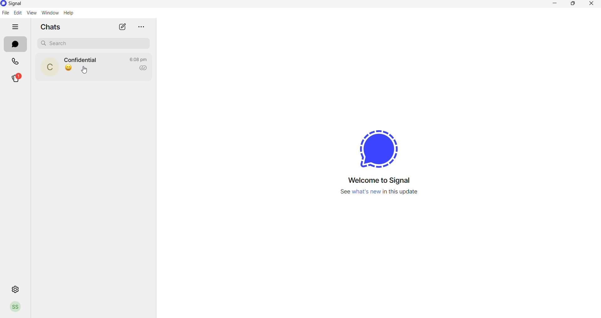  I want to click on hide, so click(17, 27).